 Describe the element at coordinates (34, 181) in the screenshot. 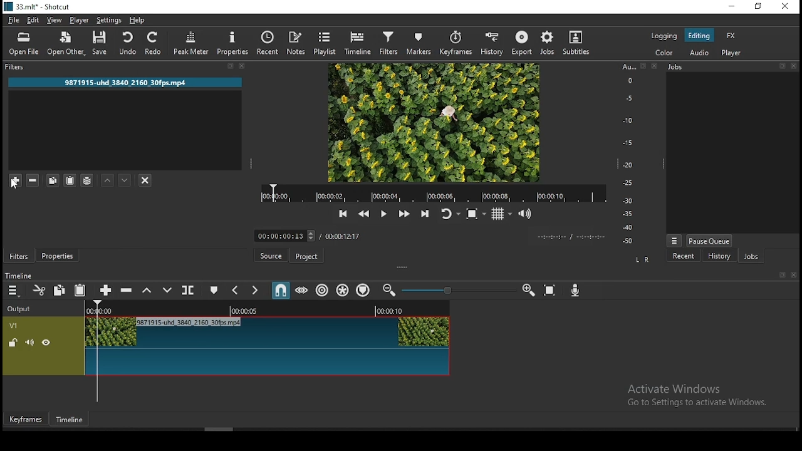

I see `remove selected filters` at that location.